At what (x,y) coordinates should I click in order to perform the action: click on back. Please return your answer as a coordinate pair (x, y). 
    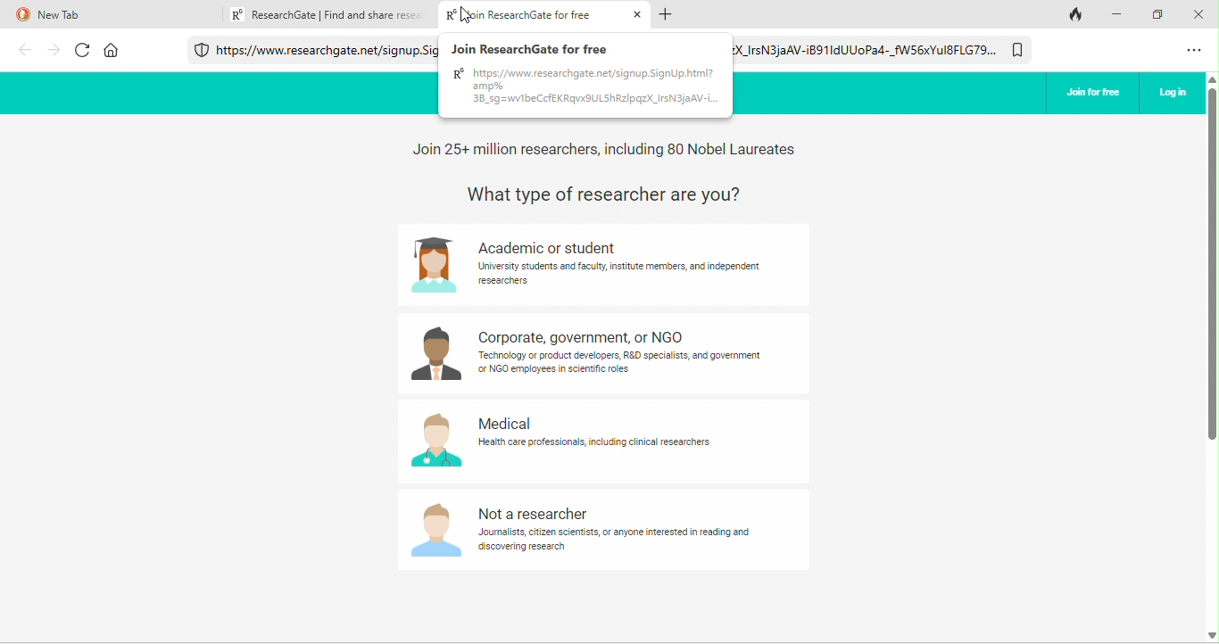
    Looking at the image, I should click on (25, 48).